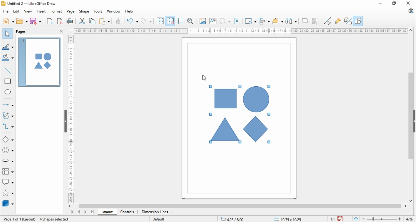  Describe the element at coordinates (106, 212) in the screenshot. I see `layout` at that location.